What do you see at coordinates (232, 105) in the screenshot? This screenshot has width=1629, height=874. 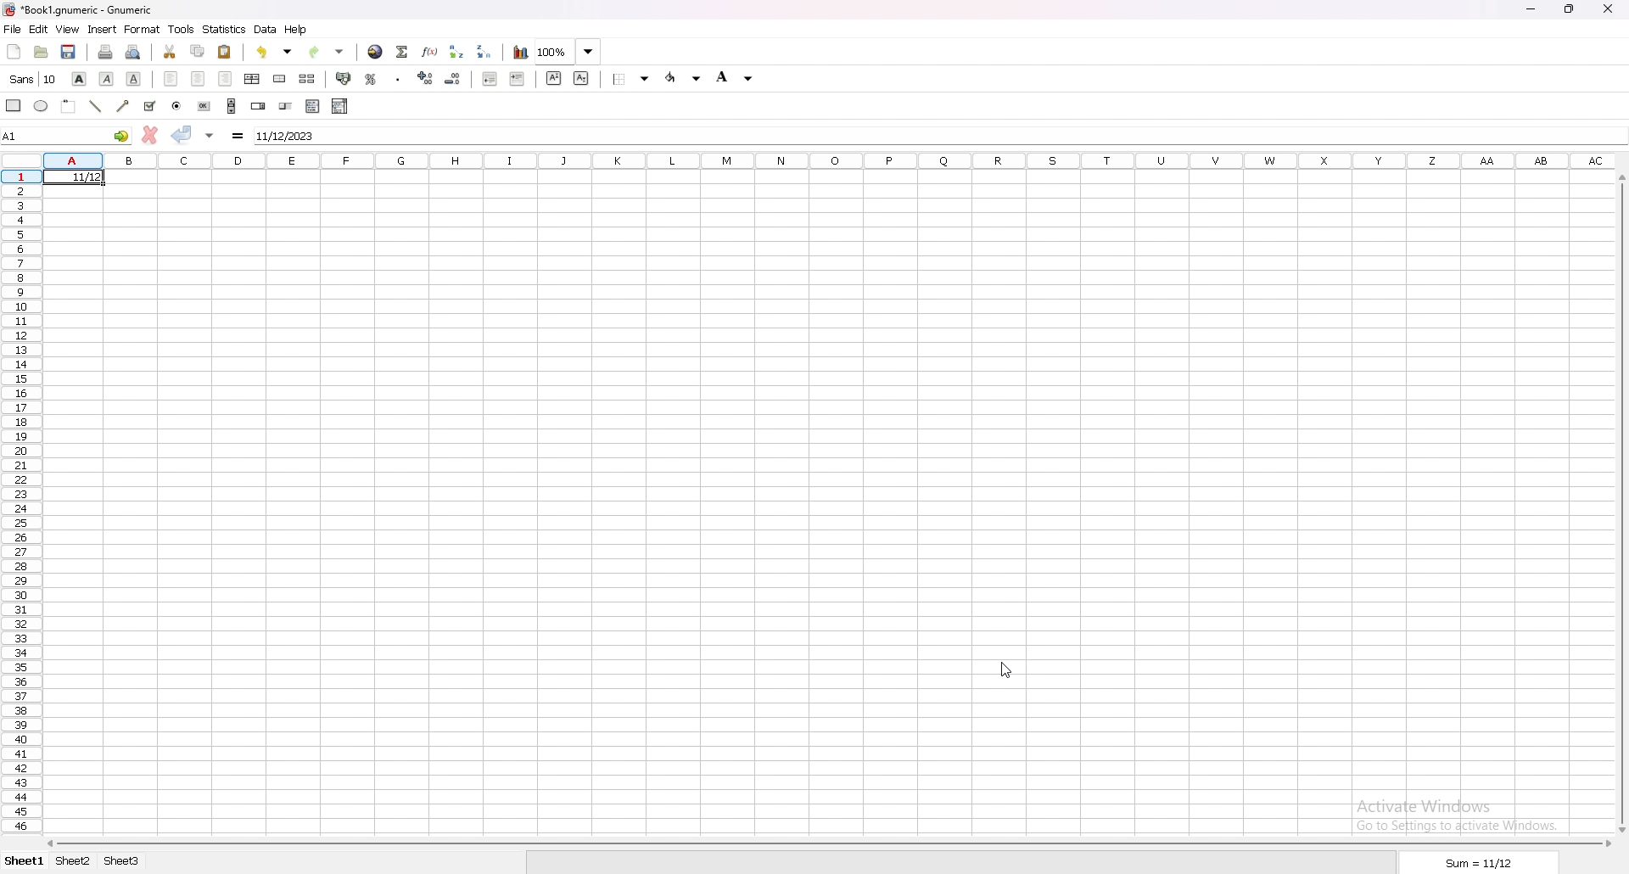 I see `scroll bar` at bounding box center [232, 105].